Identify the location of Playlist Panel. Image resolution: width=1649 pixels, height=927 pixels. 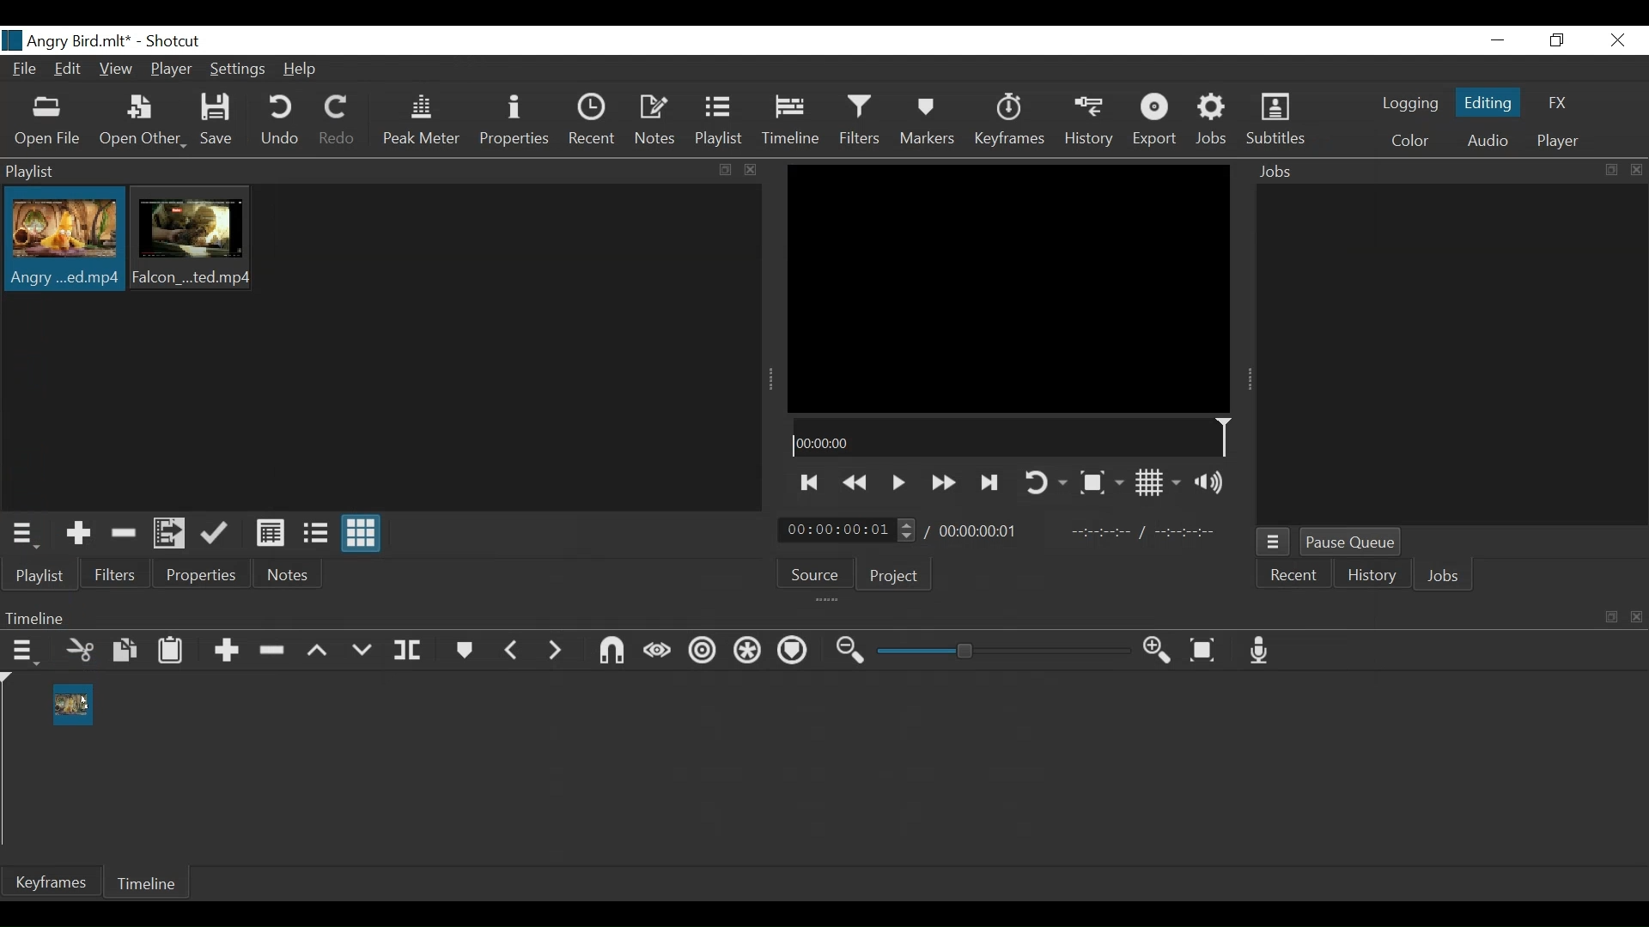
(382, 171).